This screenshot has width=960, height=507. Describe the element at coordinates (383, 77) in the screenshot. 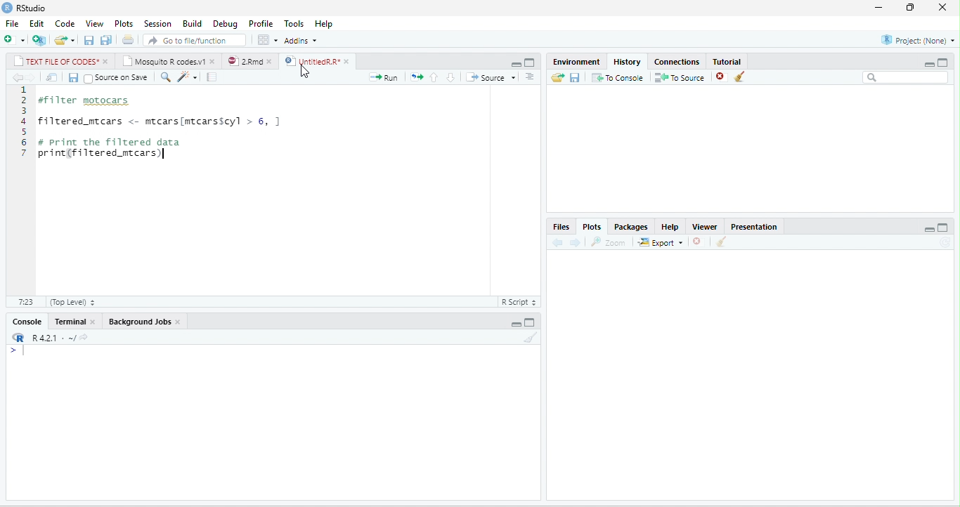

I see `Run` at that location.